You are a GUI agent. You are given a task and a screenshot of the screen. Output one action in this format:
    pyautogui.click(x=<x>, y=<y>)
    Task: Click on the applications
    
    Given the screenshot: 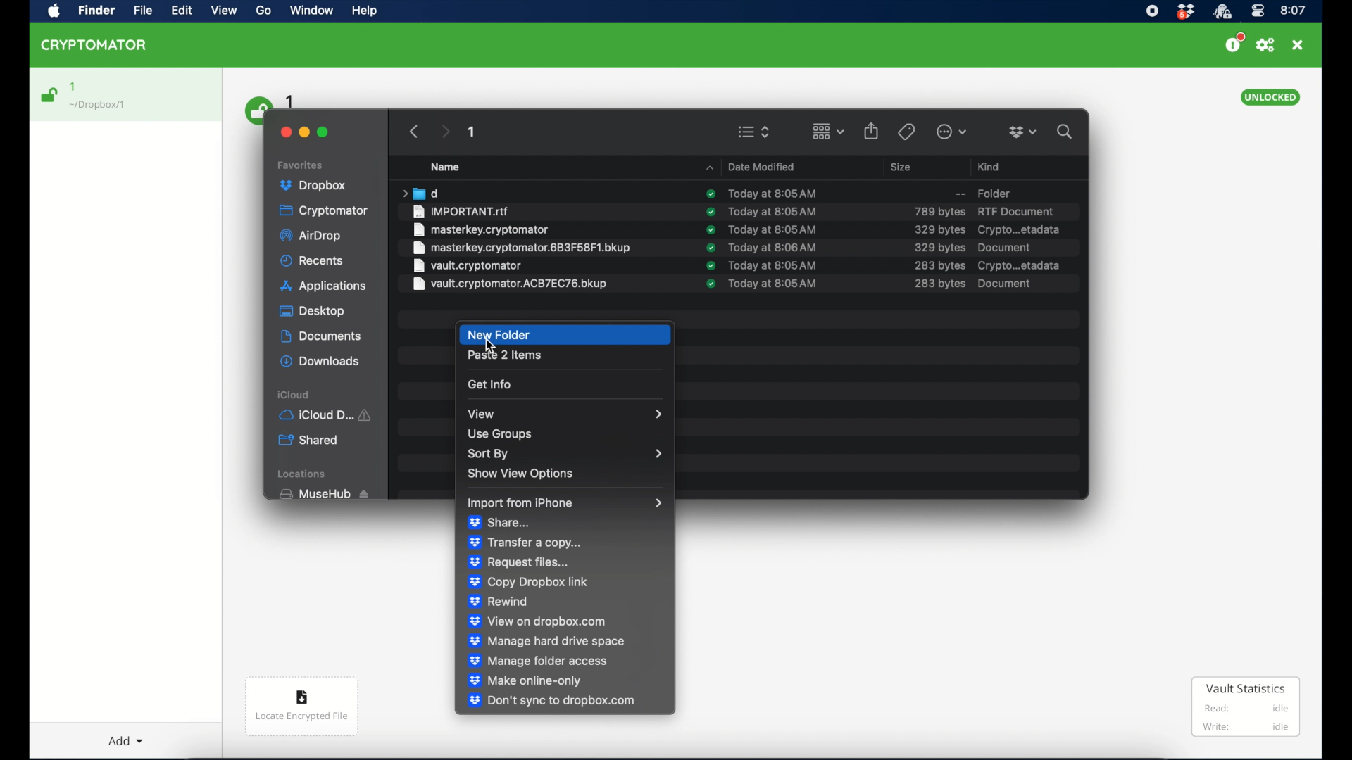 What is the action you would take?
    pyautogui.click(x=324, y=286)
    